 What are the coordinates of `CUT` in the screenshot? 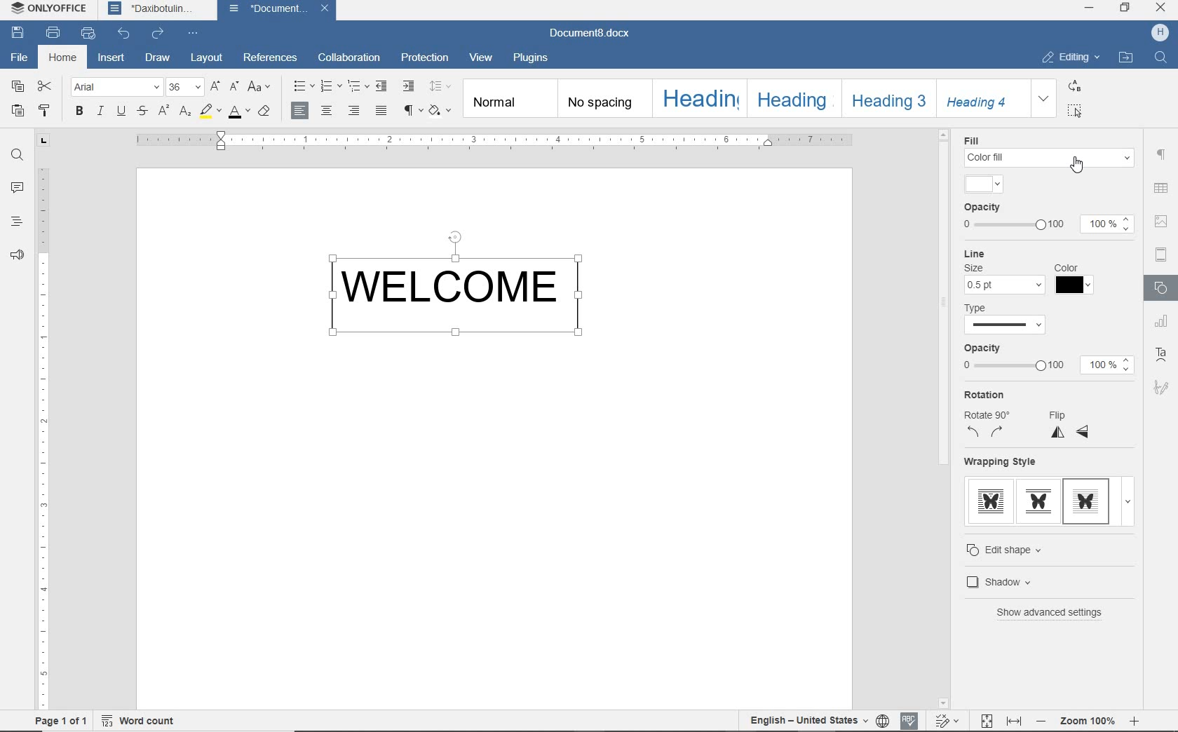 It's located at (46, 86).